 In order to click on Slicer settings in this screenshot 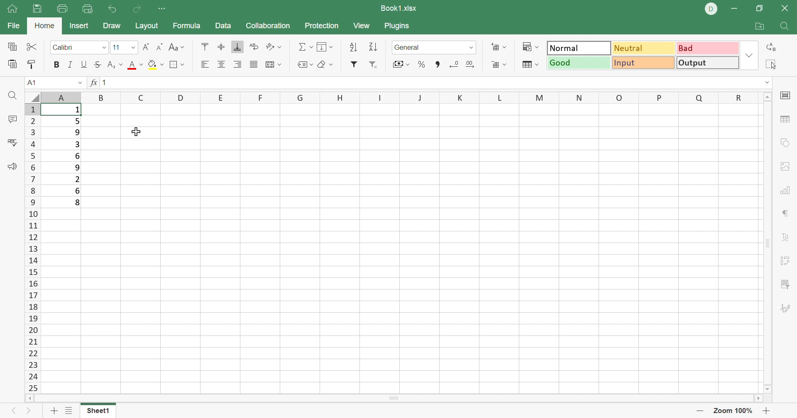, I will do `click(783, 285)`.